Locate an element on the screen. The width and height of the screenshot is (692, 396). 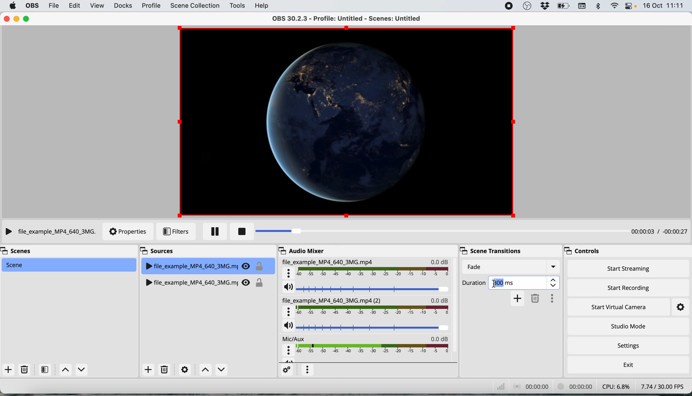
date and time is located at coordinates (665, 6).